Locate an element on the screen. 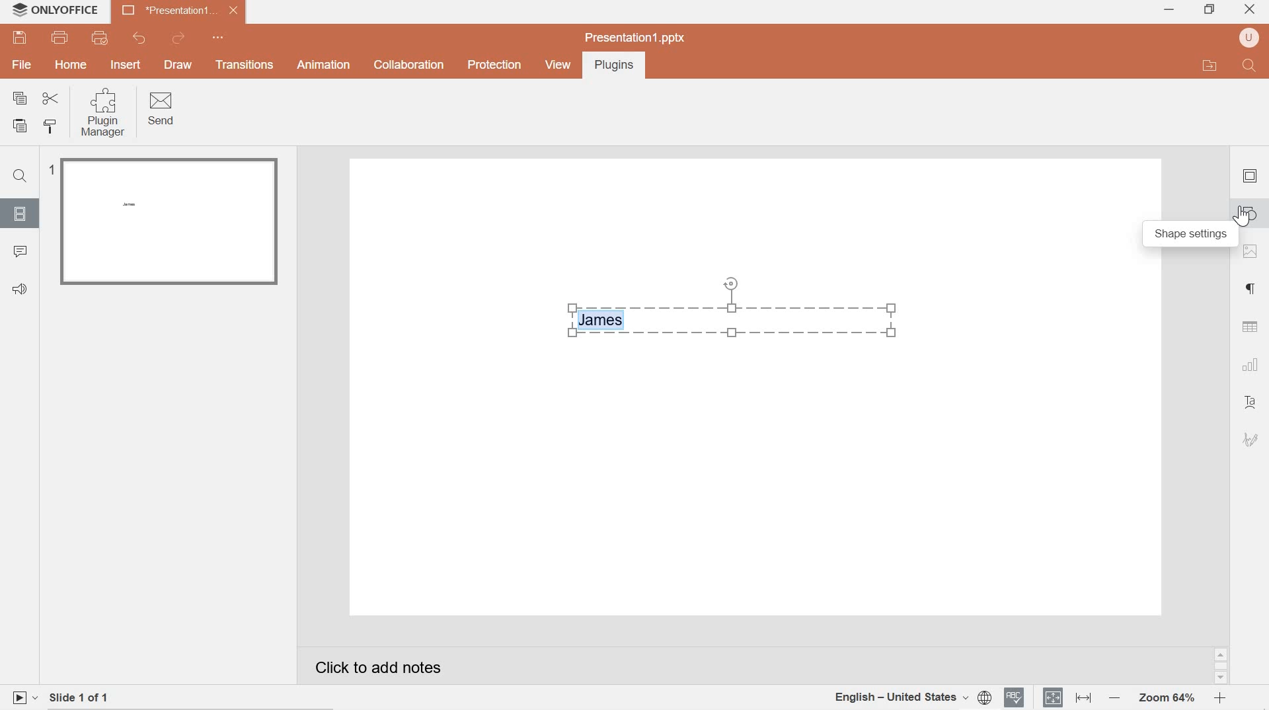 This screenshot has height=710, width=1269. user is located at coordinates (1249, 38).